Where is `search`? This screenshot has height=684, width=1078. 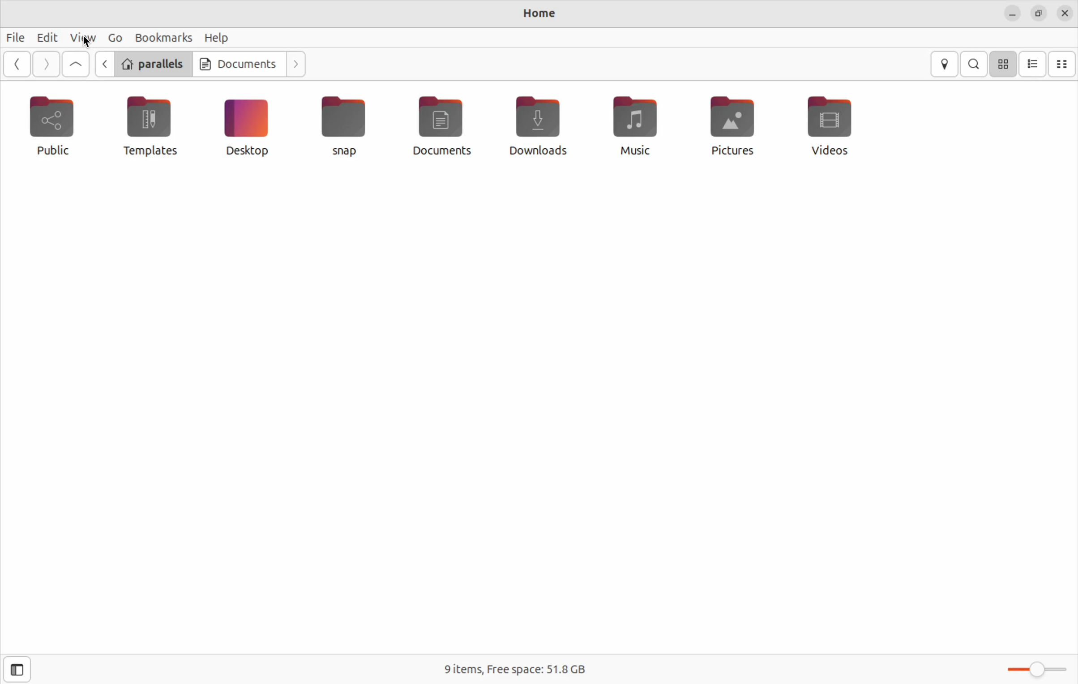 search is located at coordinates (975, 64).